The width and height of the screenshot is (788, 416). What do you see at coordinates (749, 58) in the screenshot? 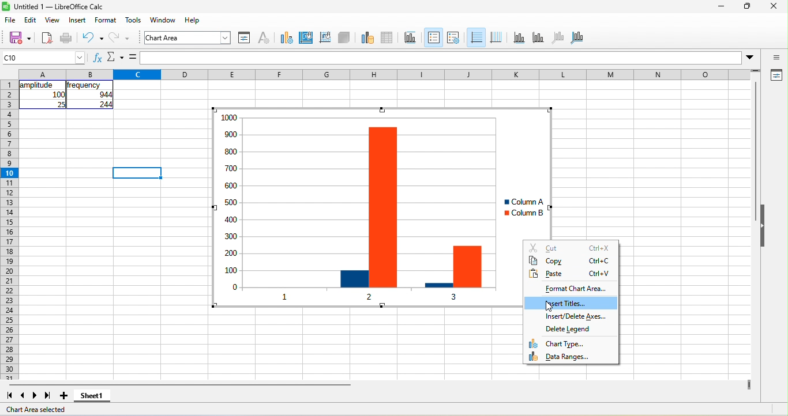
I see `More options` at bounding box center [749, 58].